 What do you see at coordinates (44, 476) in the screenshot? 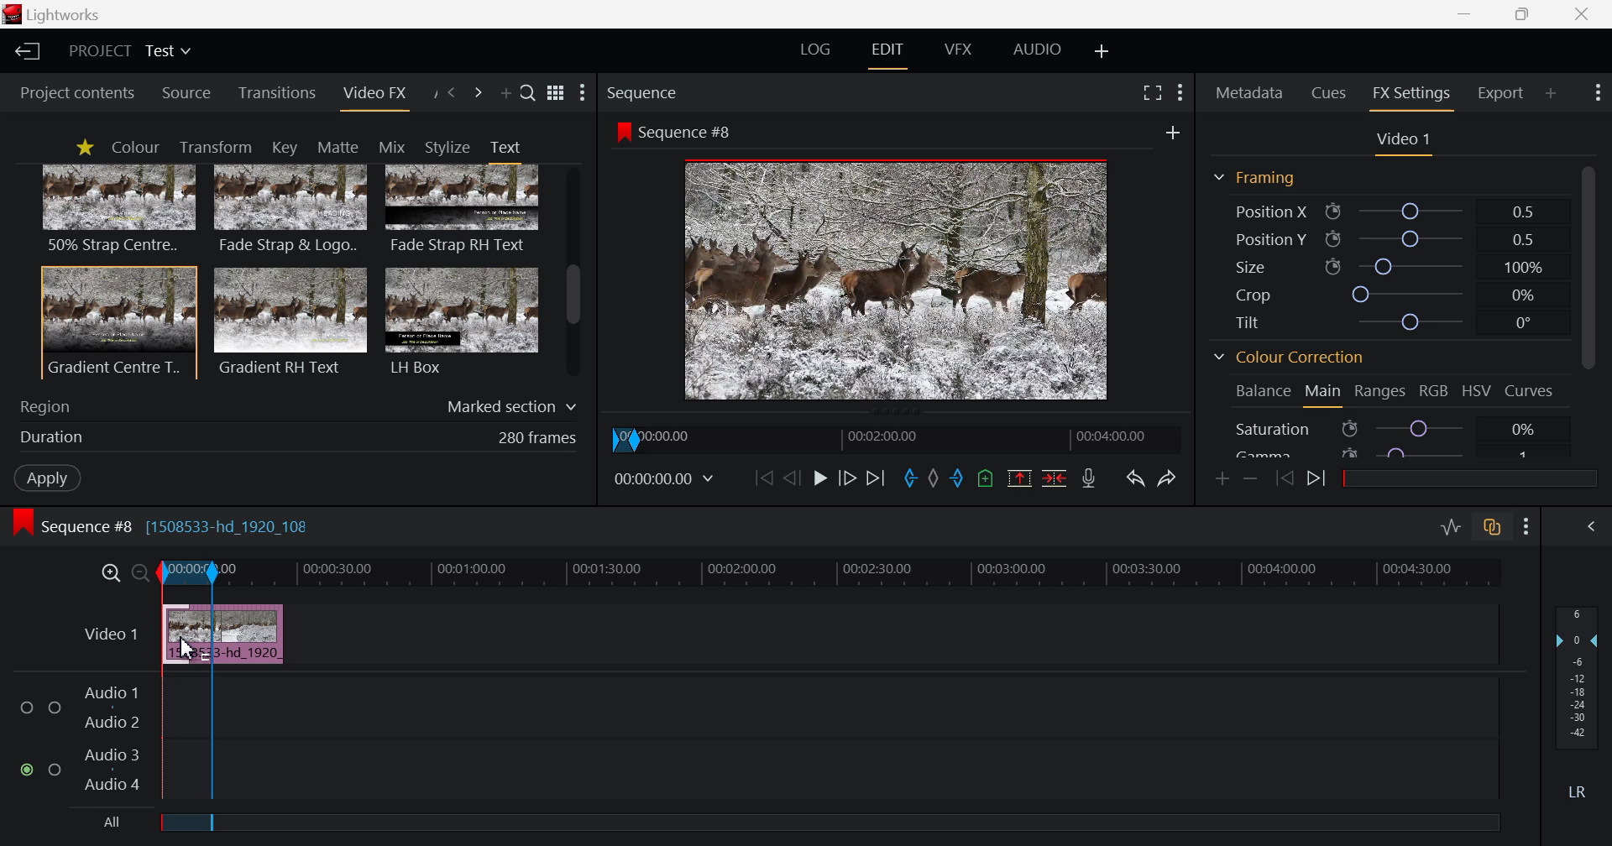
I see `Apply` at bounding box center [44, 476].